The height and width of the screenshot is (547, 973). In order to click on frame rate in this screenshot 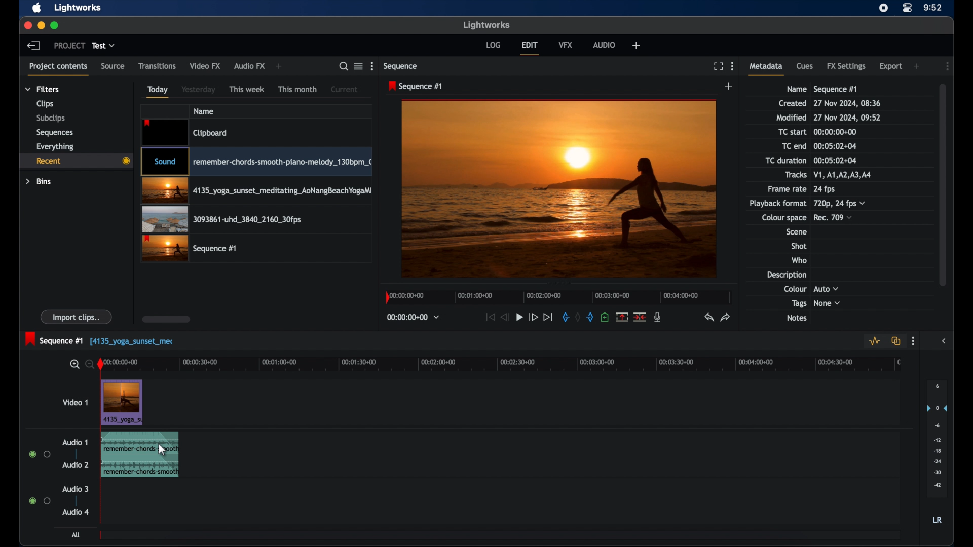, I will do `click(785, 189)`.